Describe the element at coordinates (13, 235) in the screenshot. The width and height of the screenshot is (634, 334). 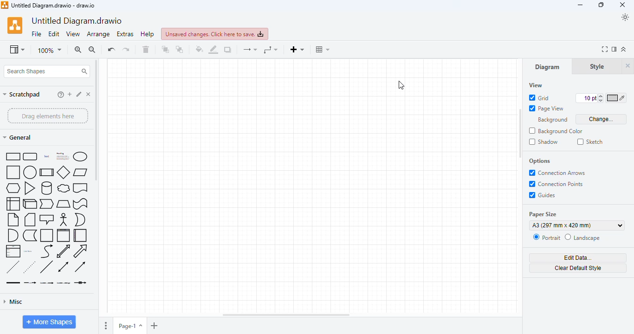
I see `and` at that location.